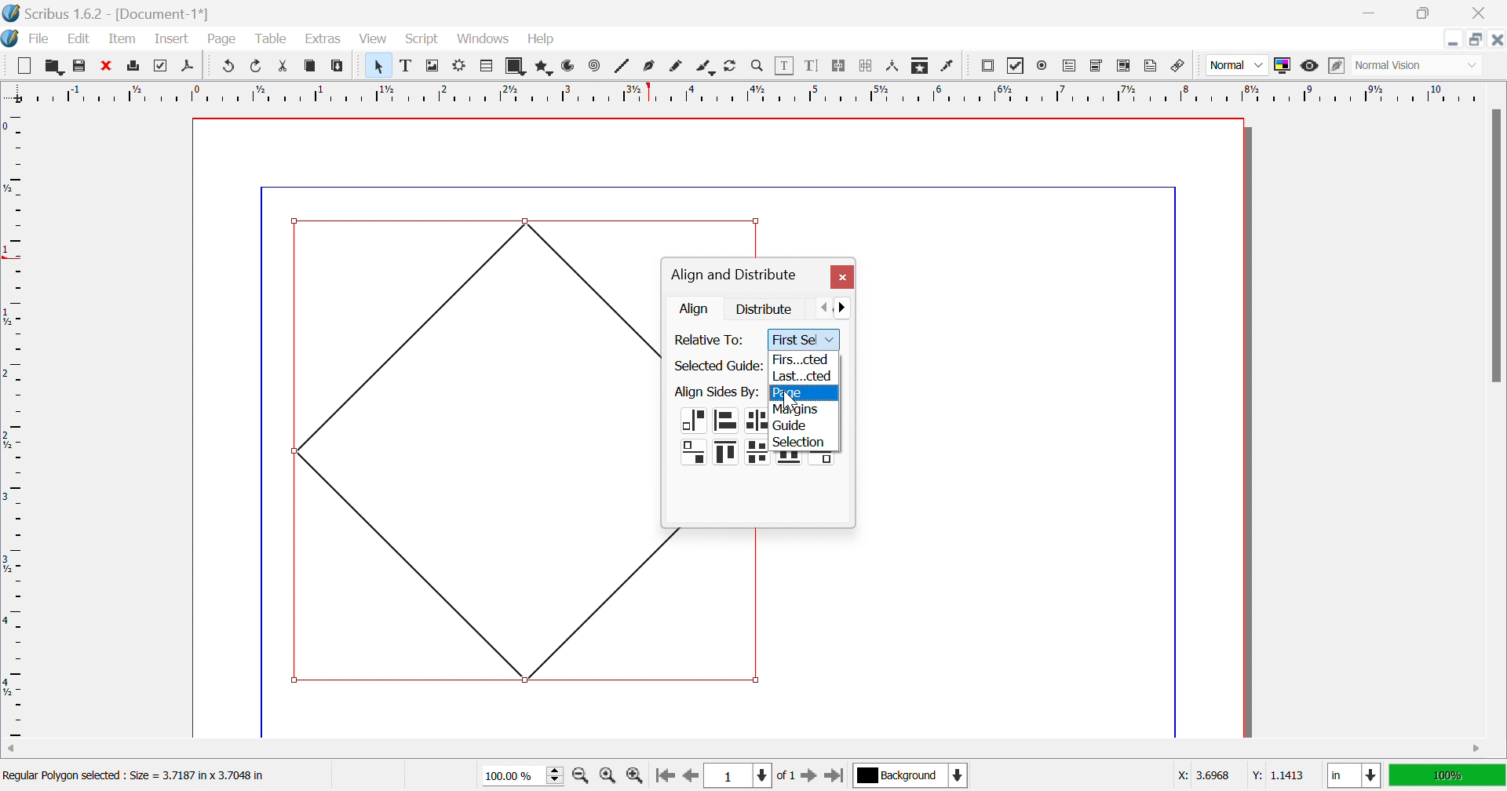  I want to click on Save, so click(76, 64).